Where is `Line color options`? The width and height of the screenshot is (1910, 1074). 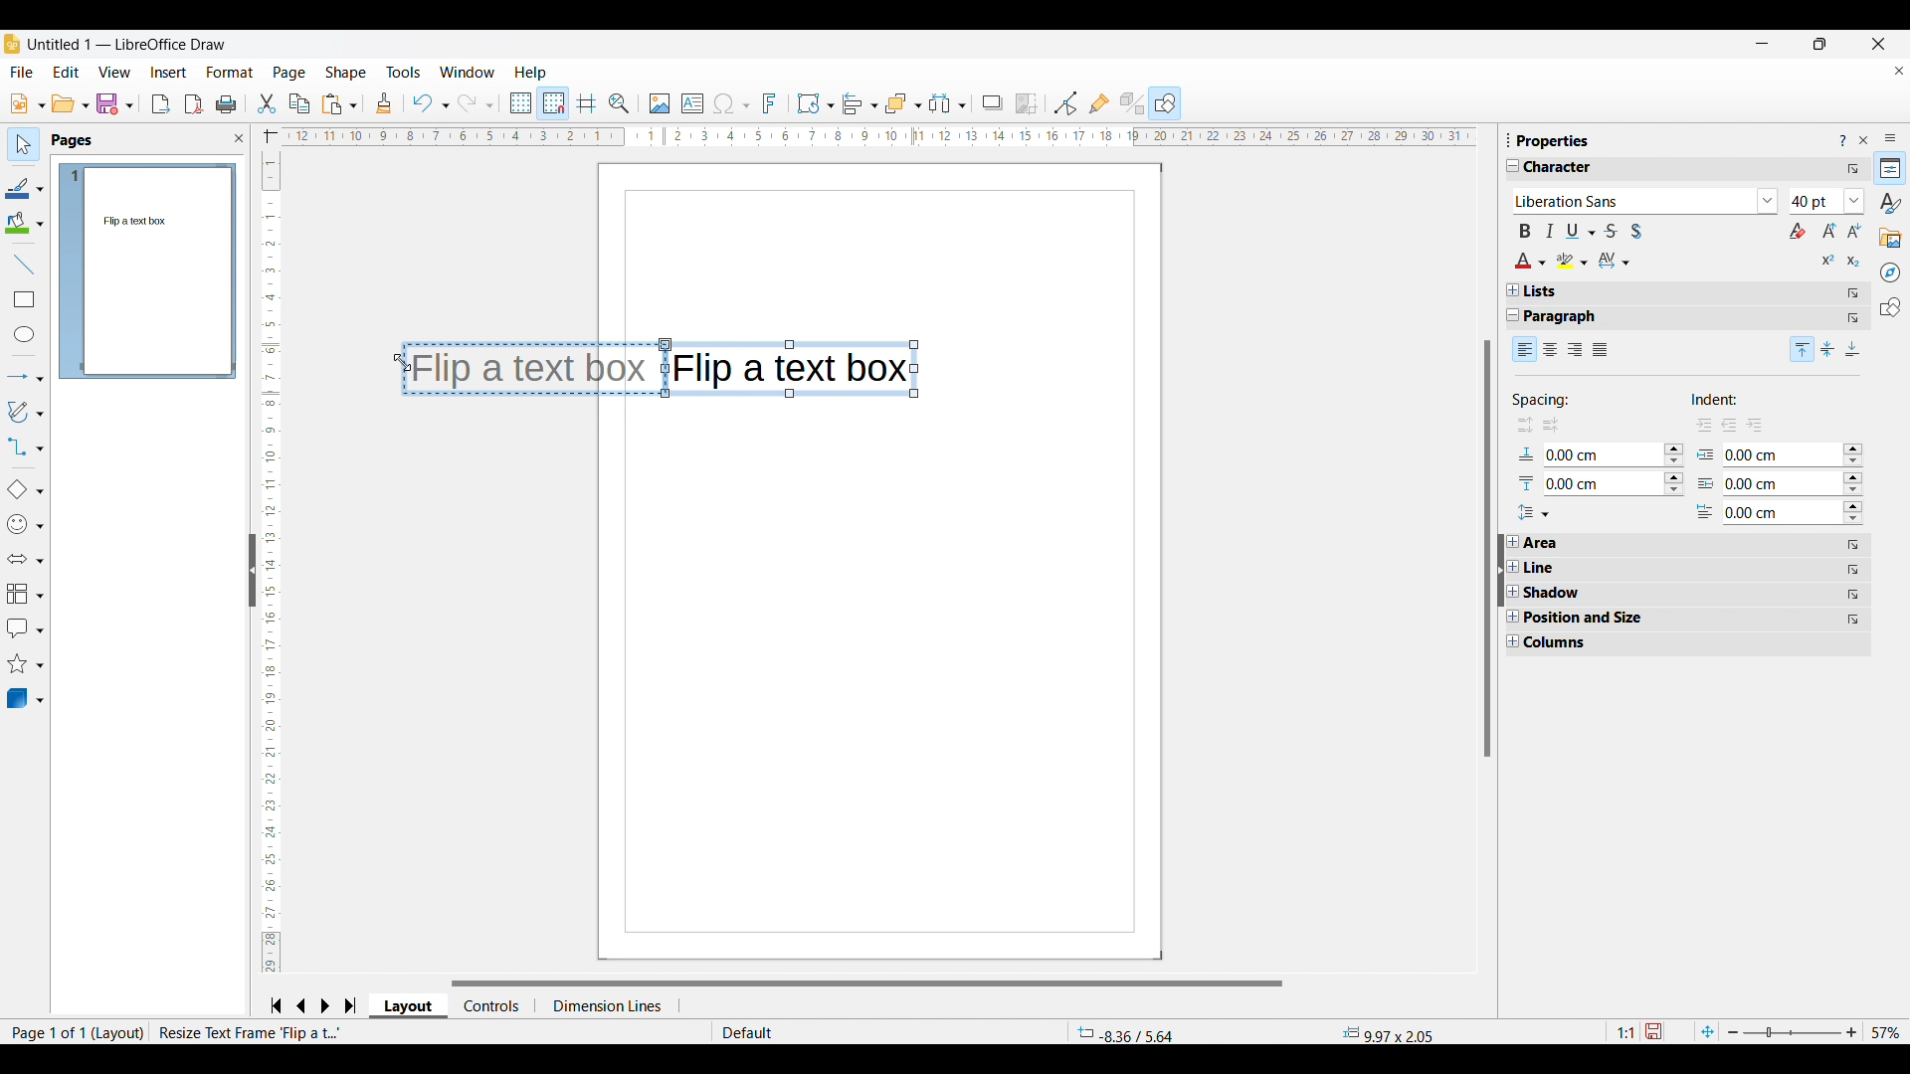
Line color options is located at coordinates (25, 187).